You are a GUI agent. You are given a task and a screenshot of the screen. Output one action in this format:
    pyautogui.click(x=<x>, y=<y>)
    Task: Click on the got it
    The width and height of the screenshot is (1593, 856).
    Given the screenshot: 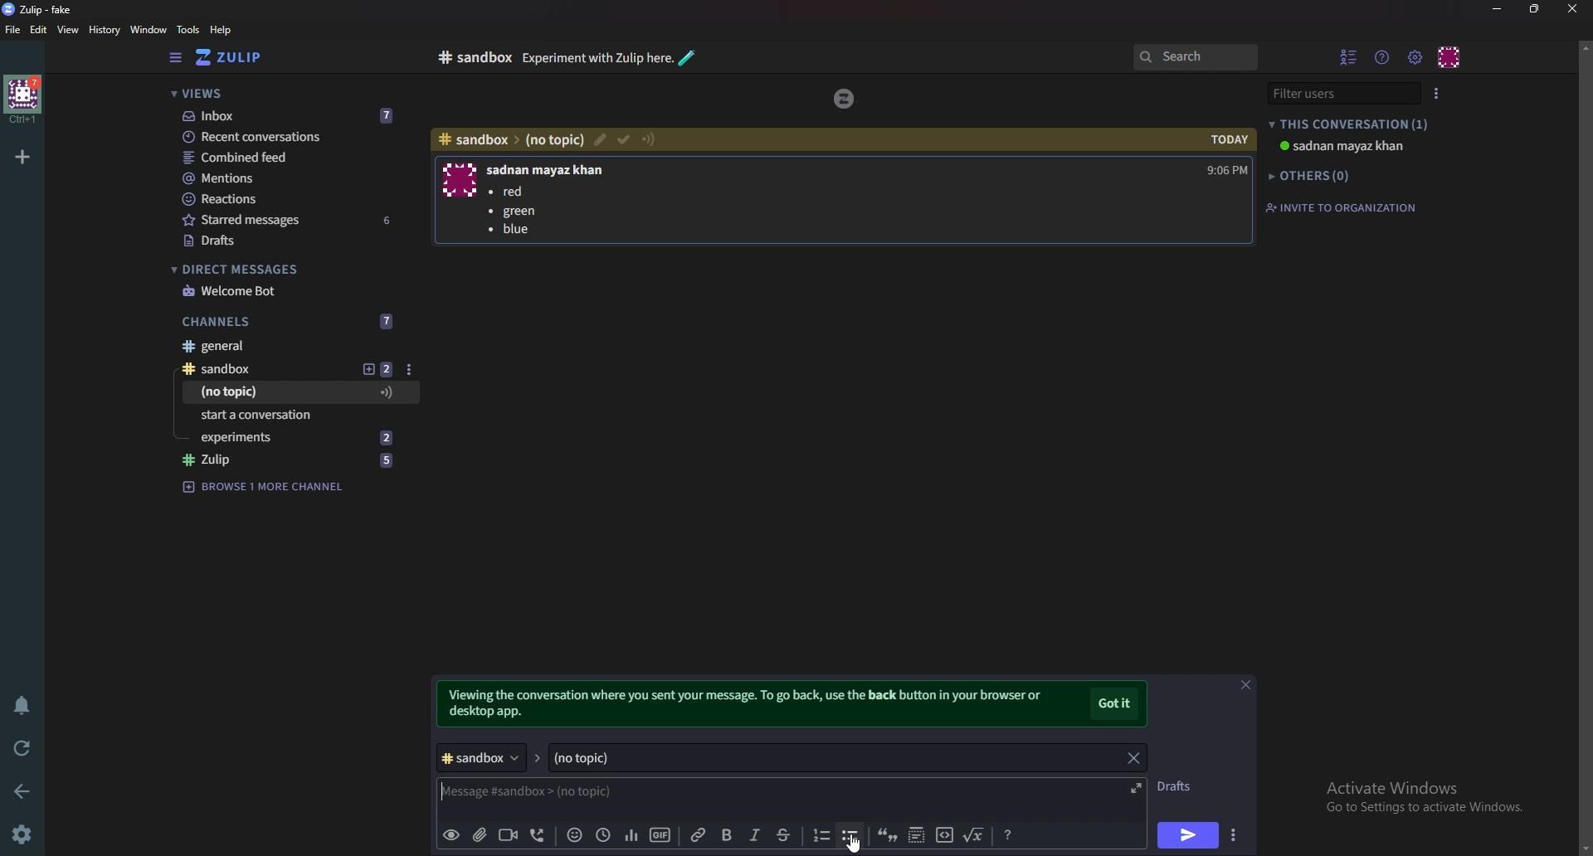 What is the action you would take?
    pyautogui.click(x=1116, y=705)
    